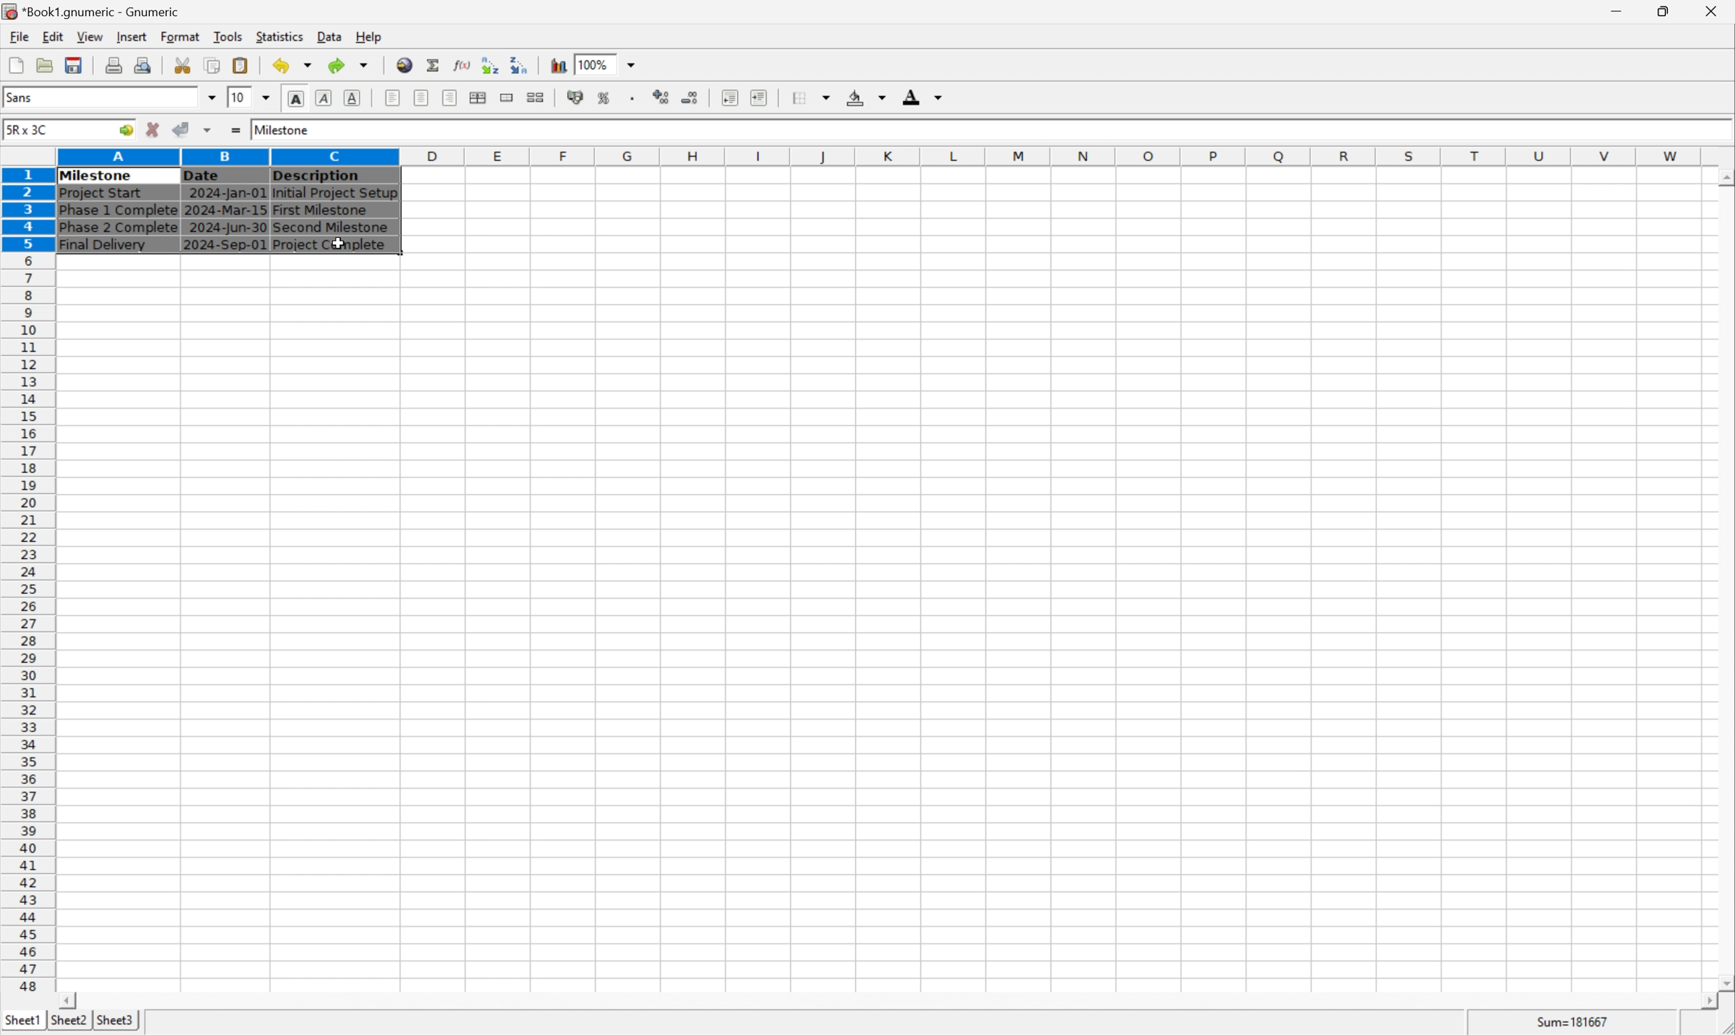 Image resolution: width=1735 pixels, height=1035 pixels. Describe the element at coordinates (229, 36) in the screenshot. I see `tools` at that location.